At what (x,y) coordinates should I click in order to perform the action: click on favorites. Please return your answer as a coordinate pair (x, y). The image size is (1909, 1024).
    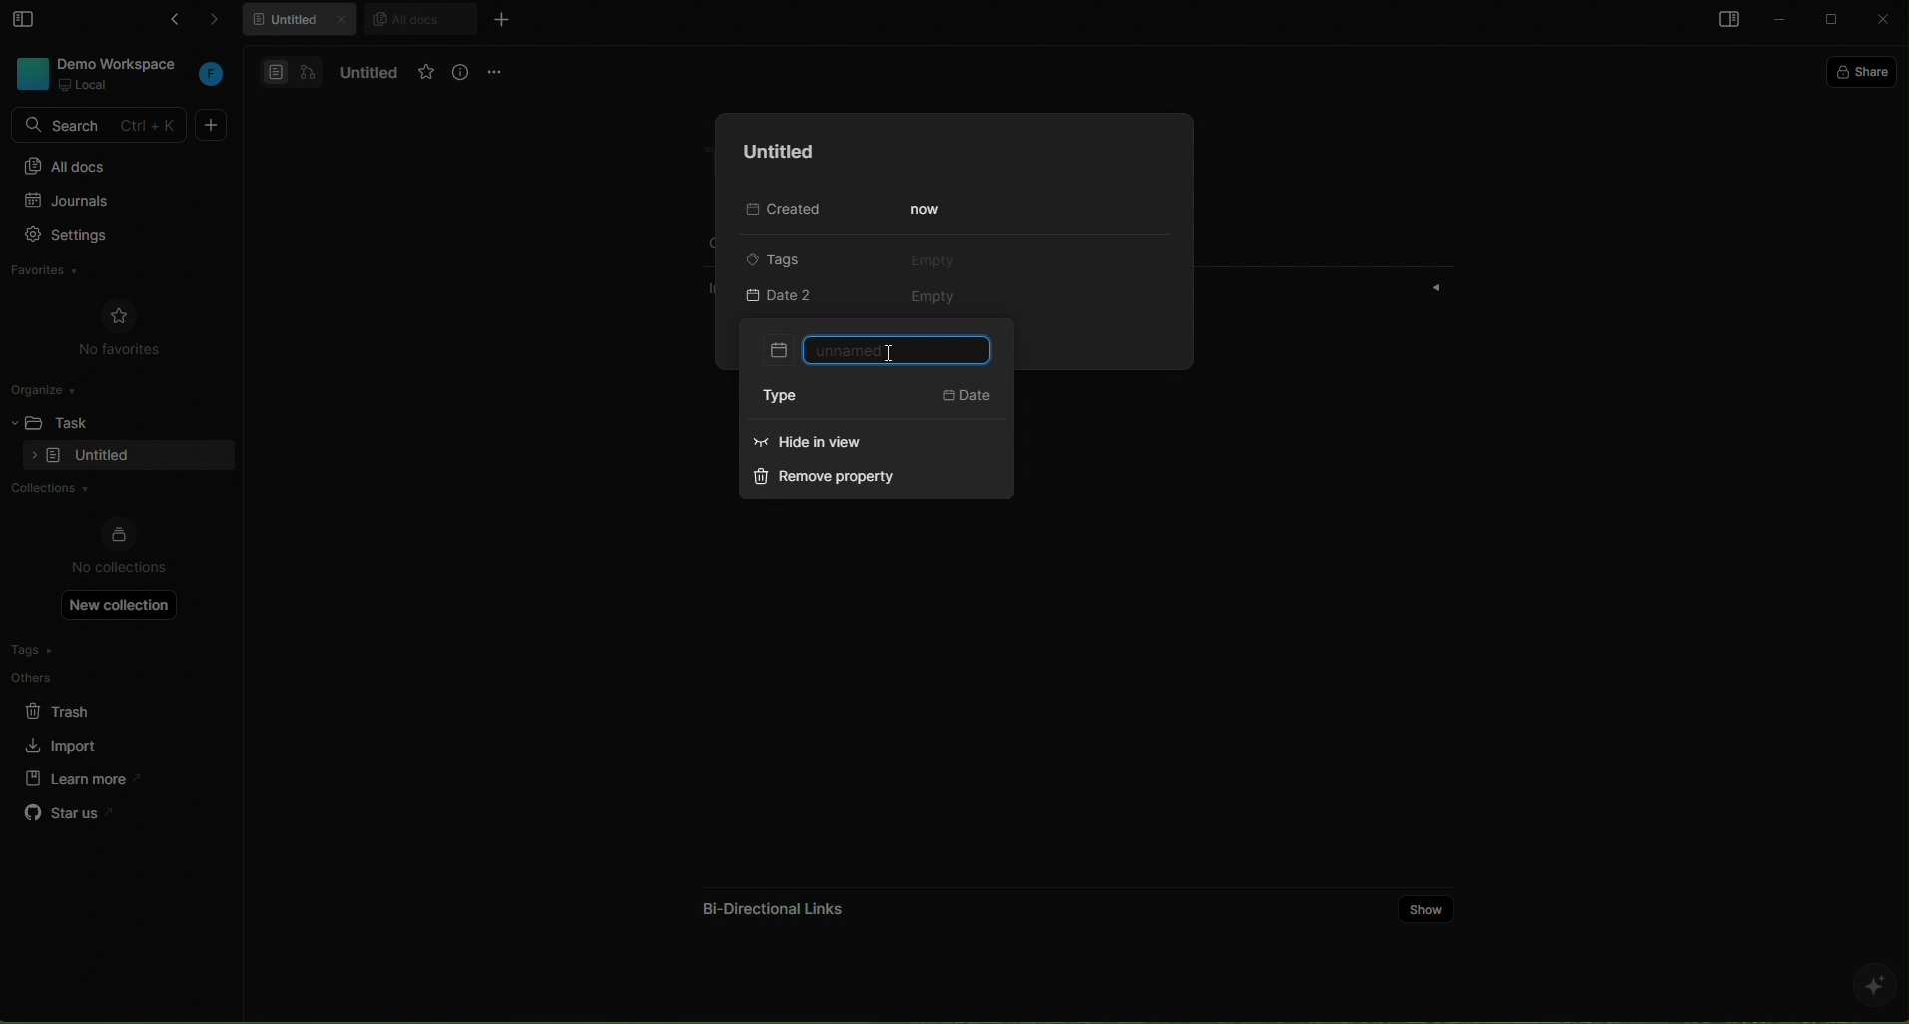
    Looking at the image, I should click on (426, 73).